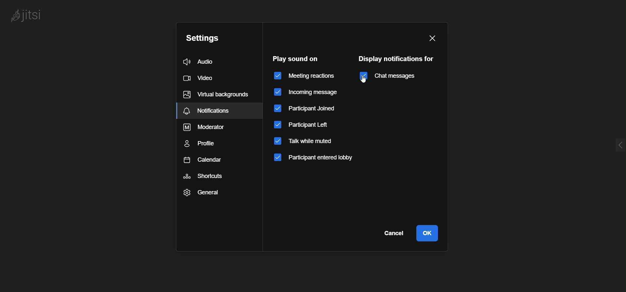 The height and width of the screenshot is (292, 626). Describe the element at coordinates (311, 91) in the screenshot. I see `incoming message` at that location.